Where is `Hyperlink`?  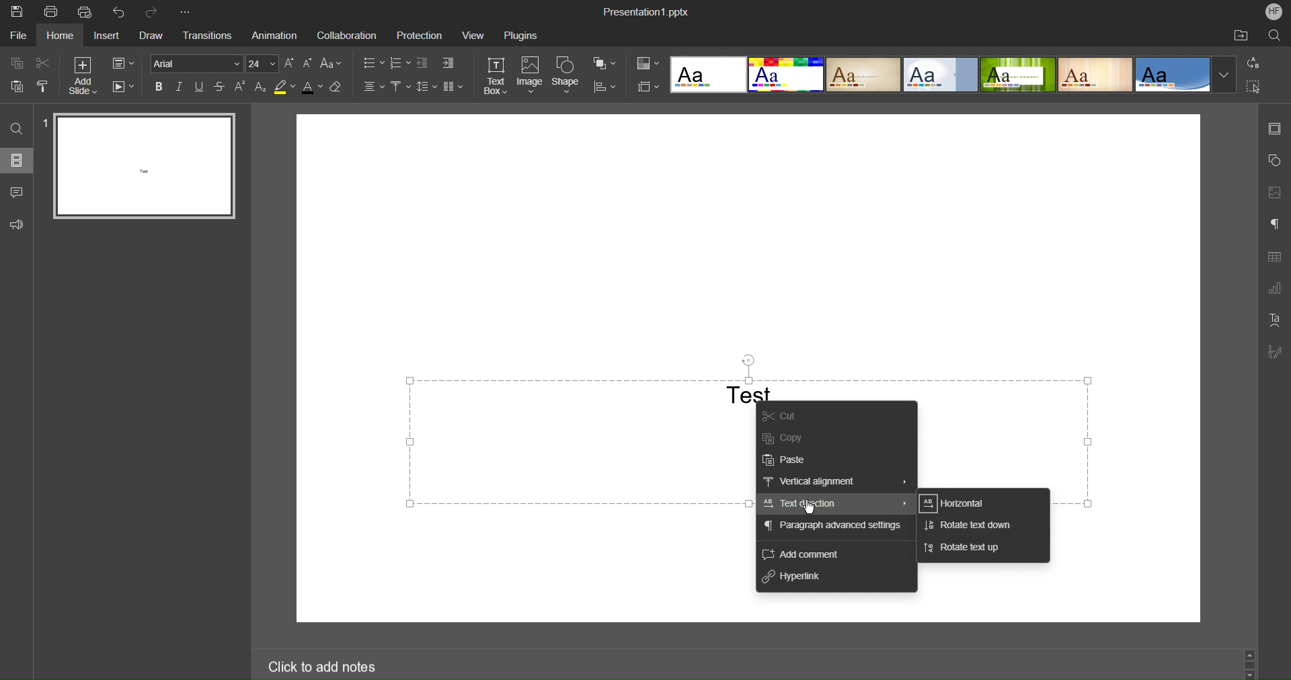
Hyperlink is located at coordinates (797, 581).